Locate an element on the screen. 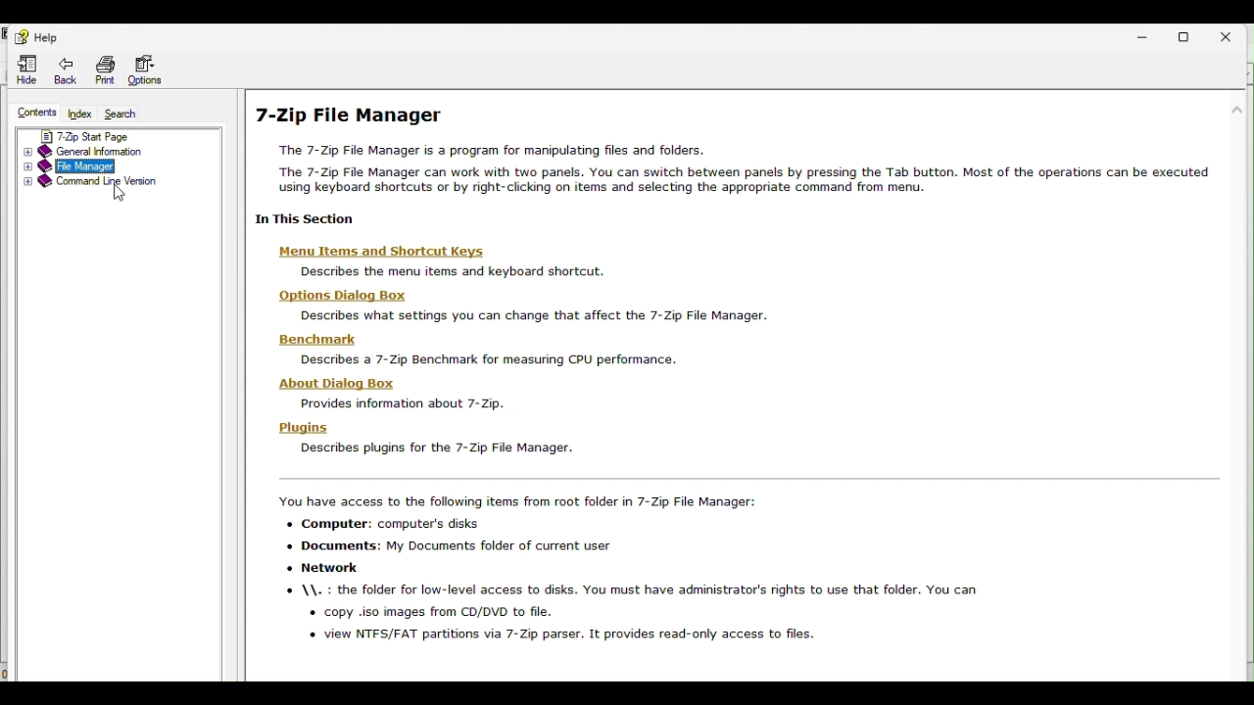 This screenshot has width=1254, height=705. Describes plugins for the 7-zip File Manager. is located at coordinates (436, 447).